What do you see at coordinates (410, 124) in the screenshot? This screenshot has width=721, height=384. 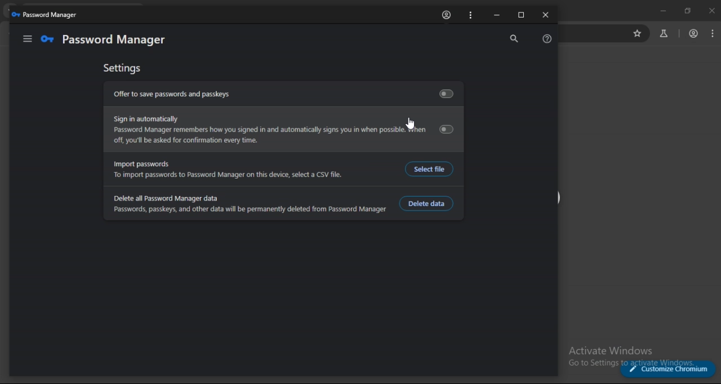 I see `cursor` at bounding box center [410, 124].